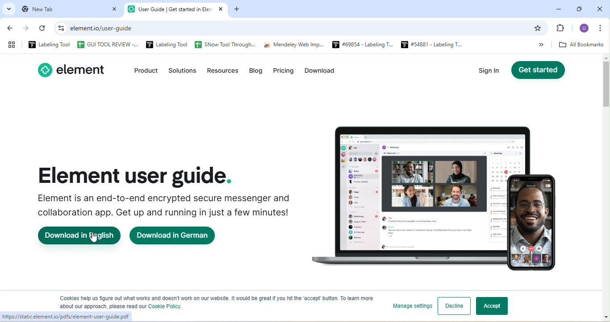 The image size is (610, 322). Describe the element at coordinates (176, 10) in the screenshot. I see `user guide | Get Started in Ele..` at that location.